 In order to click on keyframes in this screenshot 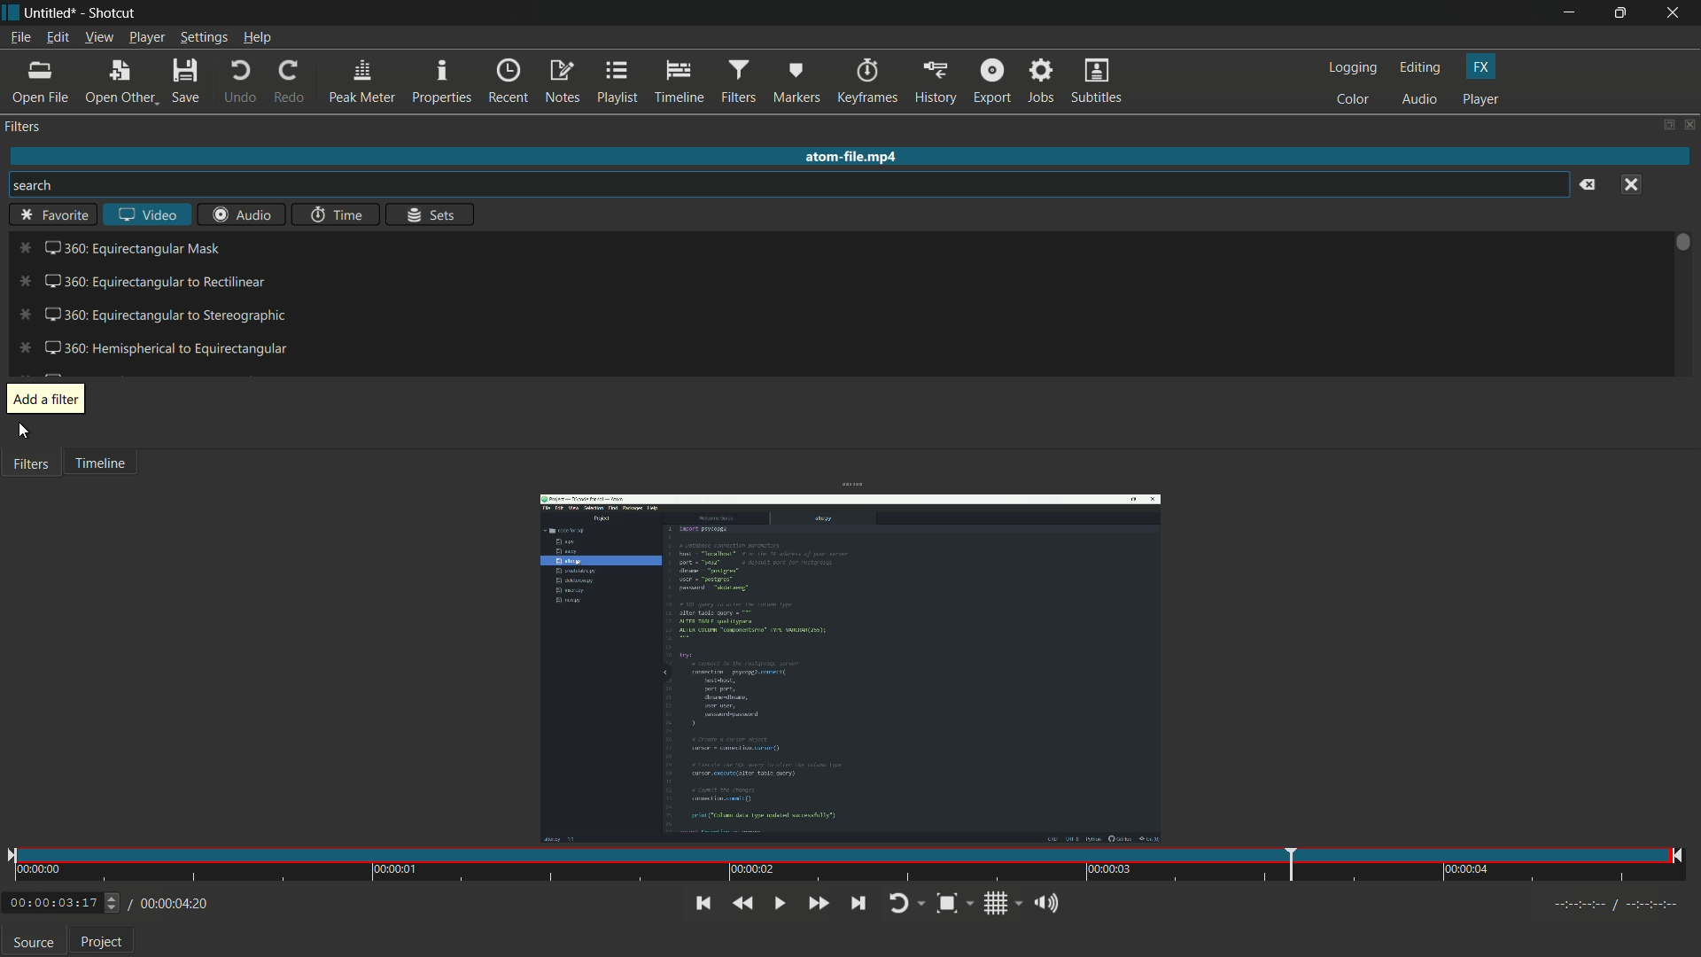, I will do `click(866, 82)`.